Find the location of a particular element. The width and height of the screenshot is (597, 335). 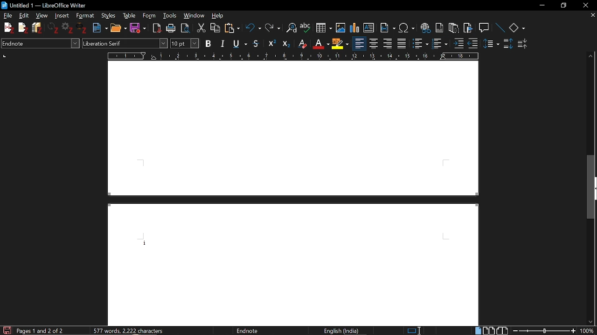

PAste is located at coordinates (232, 29).